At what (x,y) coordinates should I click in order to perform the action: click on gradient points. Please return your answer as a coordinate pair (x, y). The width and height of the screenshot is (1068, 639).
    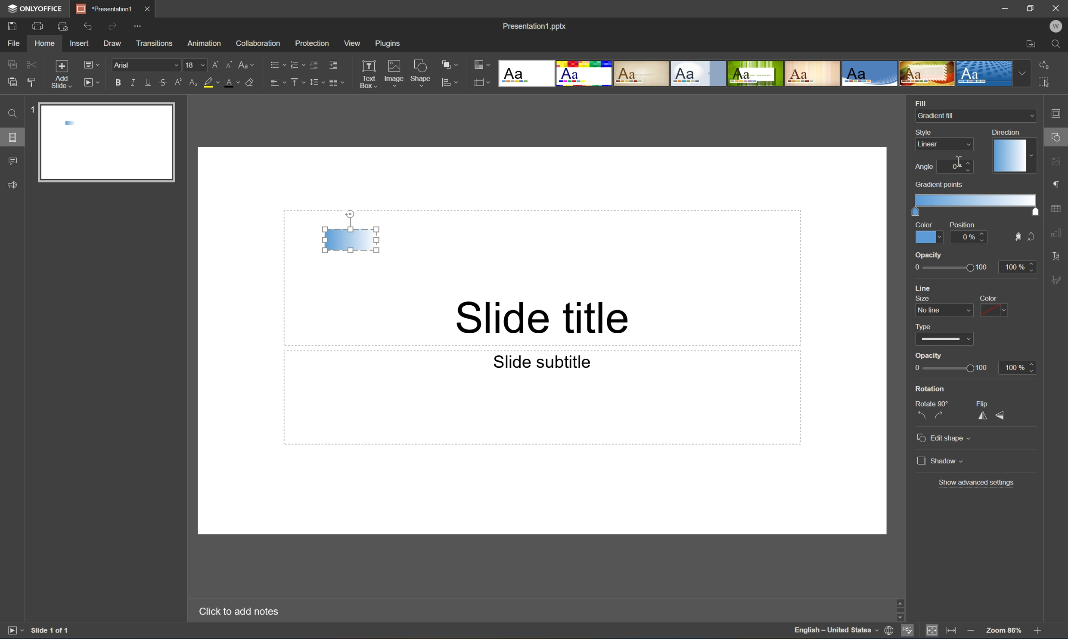
    Looking at the image, I should click on (940, 185).